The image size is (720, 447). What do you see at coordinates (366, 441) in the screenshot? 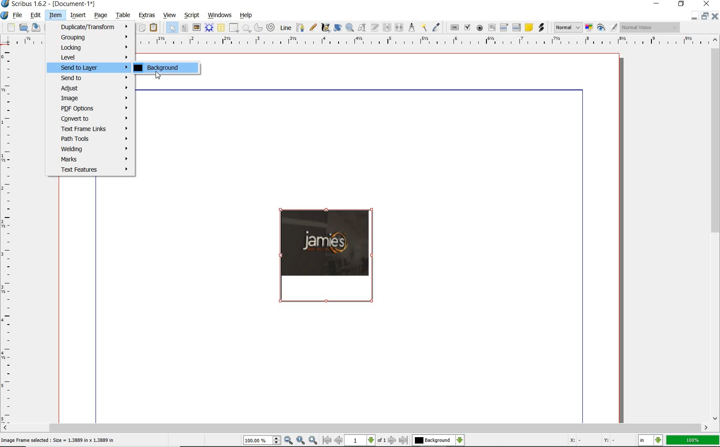
I see `1 of 1` at bounding box center [366, 441].